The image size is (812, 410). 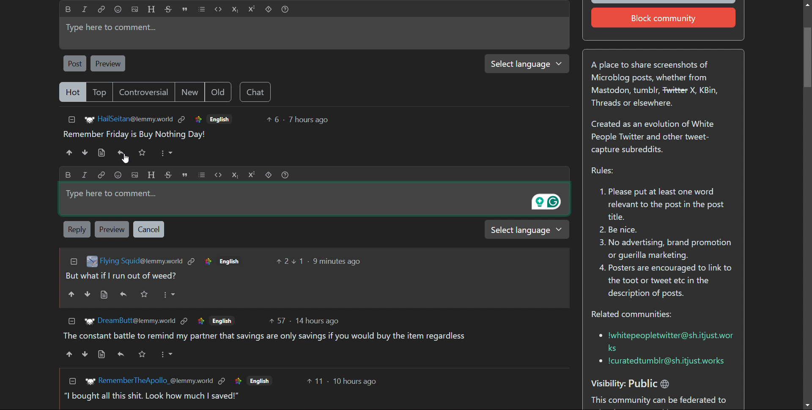 I want to click on emoji, so click(x=120, y=175).